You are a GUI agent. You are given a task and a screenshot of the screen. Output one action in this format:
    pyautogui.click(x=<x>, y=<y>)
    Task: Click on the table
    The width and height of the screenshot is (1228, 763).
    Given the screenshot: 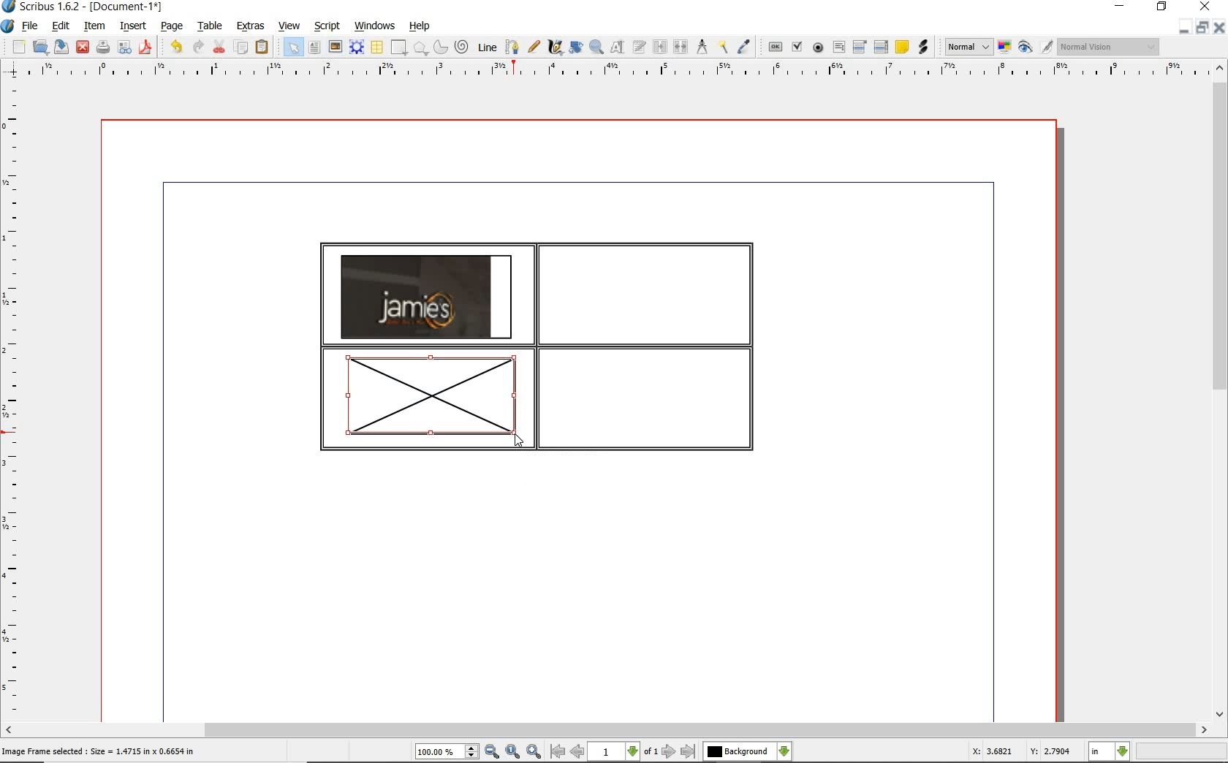 What is the action you would take?
    pyautogui.click(x=378, y=48)
    